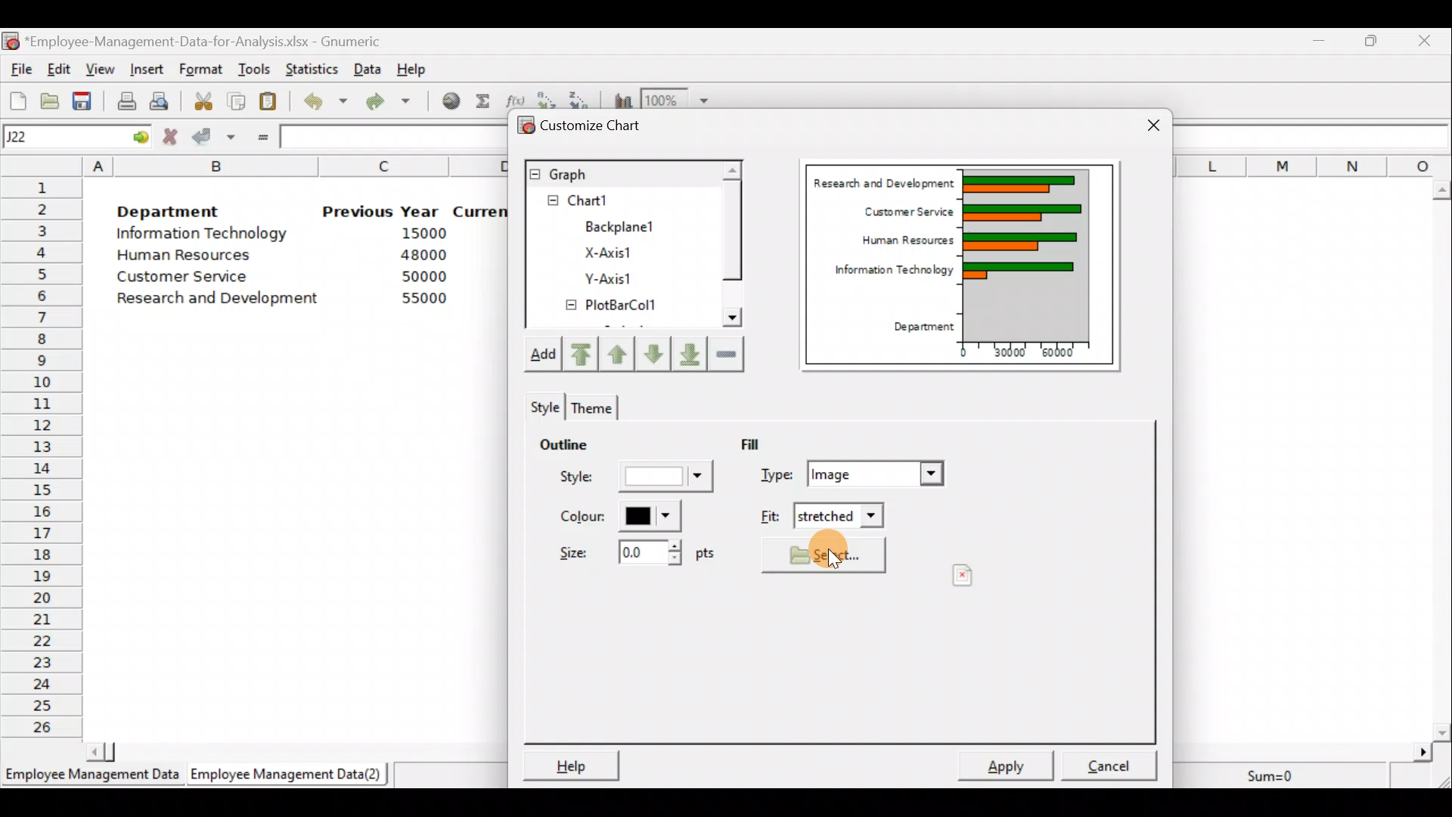  What do you see at coordinates (49, 99) in the screenshot?
I see `Open a file` at bounding box center [49, 99].